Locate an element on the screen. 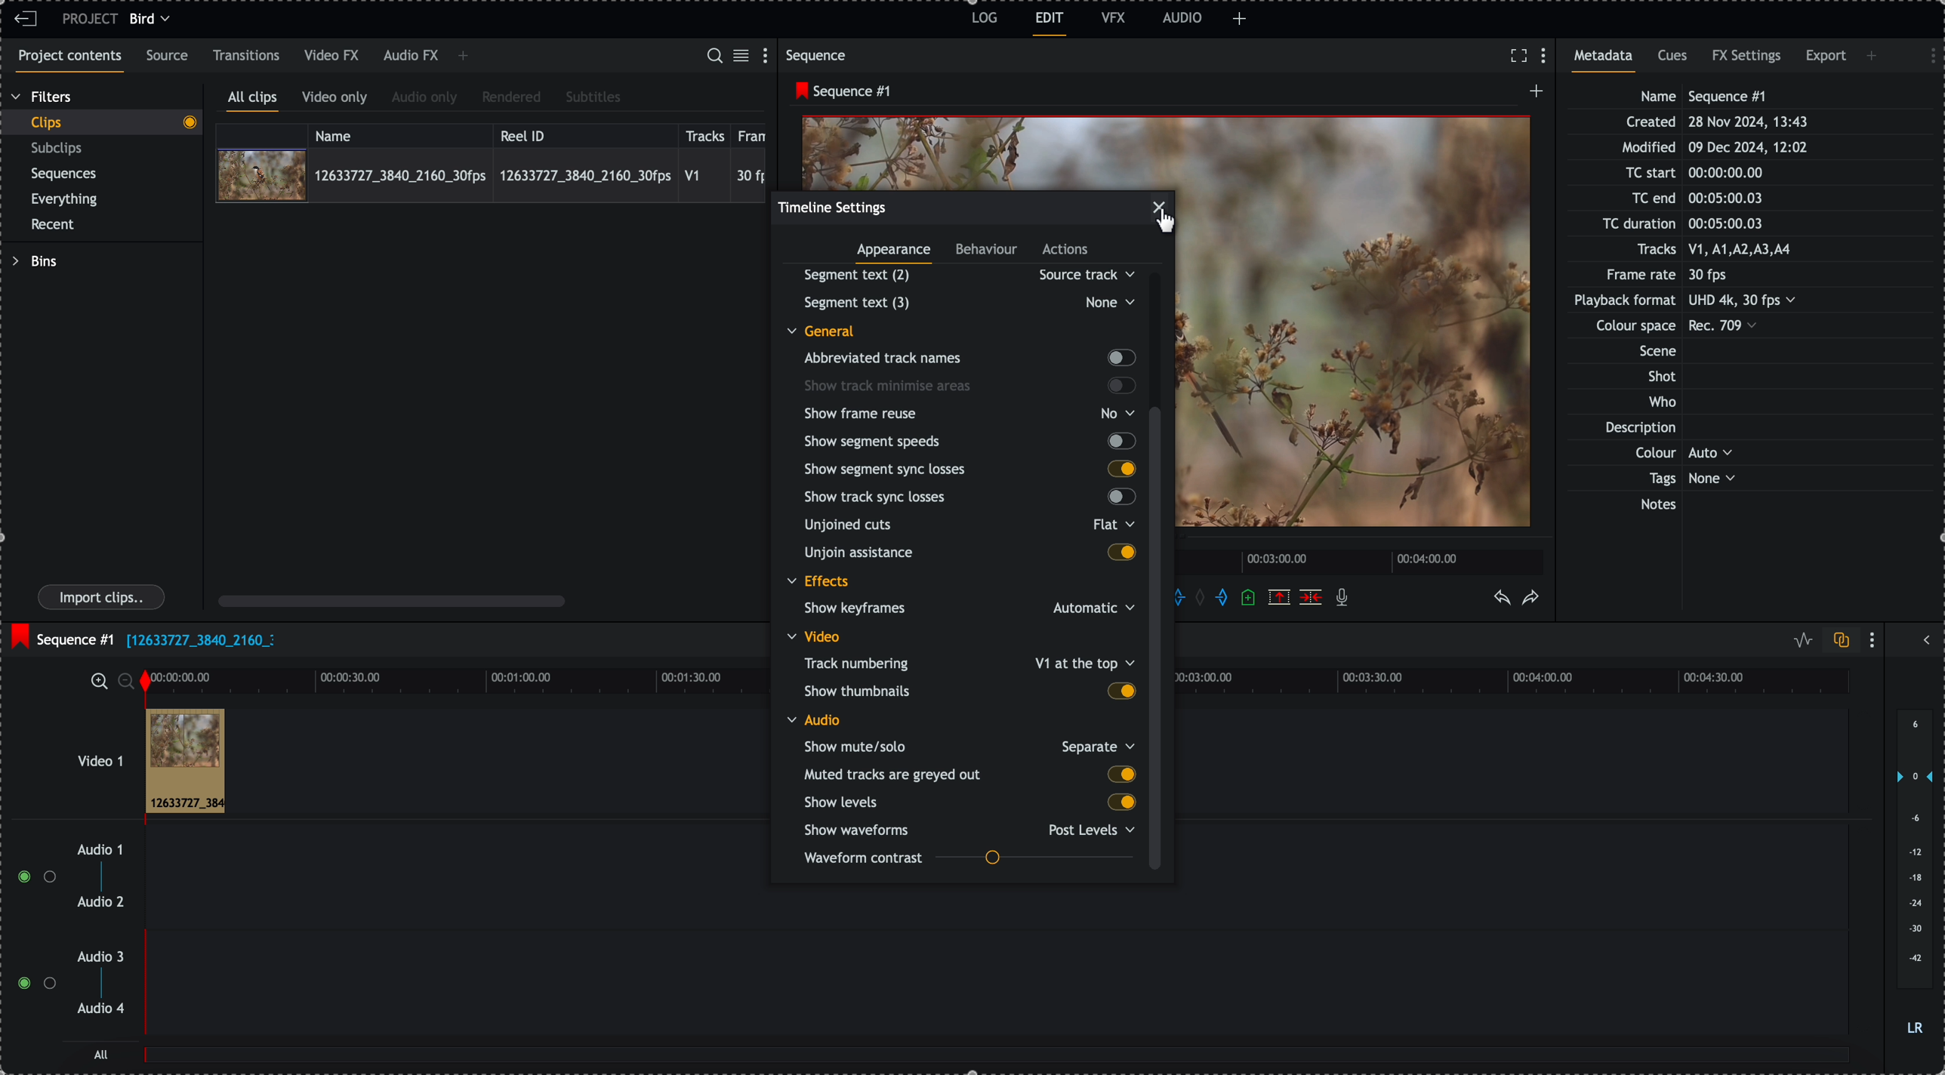  recent is located at coordinates (56, 226).